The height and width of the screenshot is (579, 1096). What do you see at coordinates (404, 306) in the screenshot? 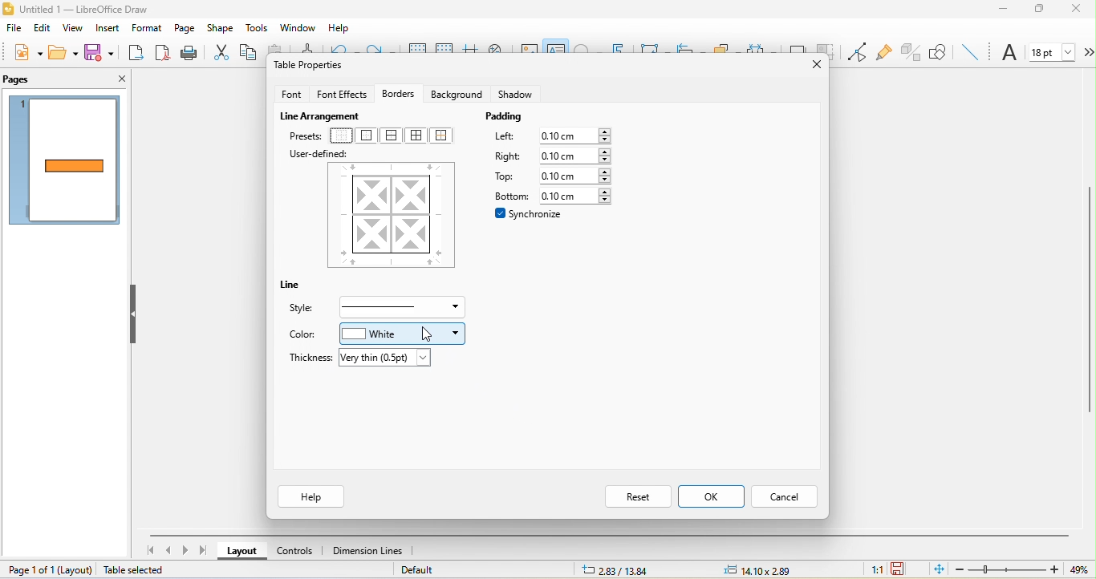
I see `border style` at bounding box center [404, 306].